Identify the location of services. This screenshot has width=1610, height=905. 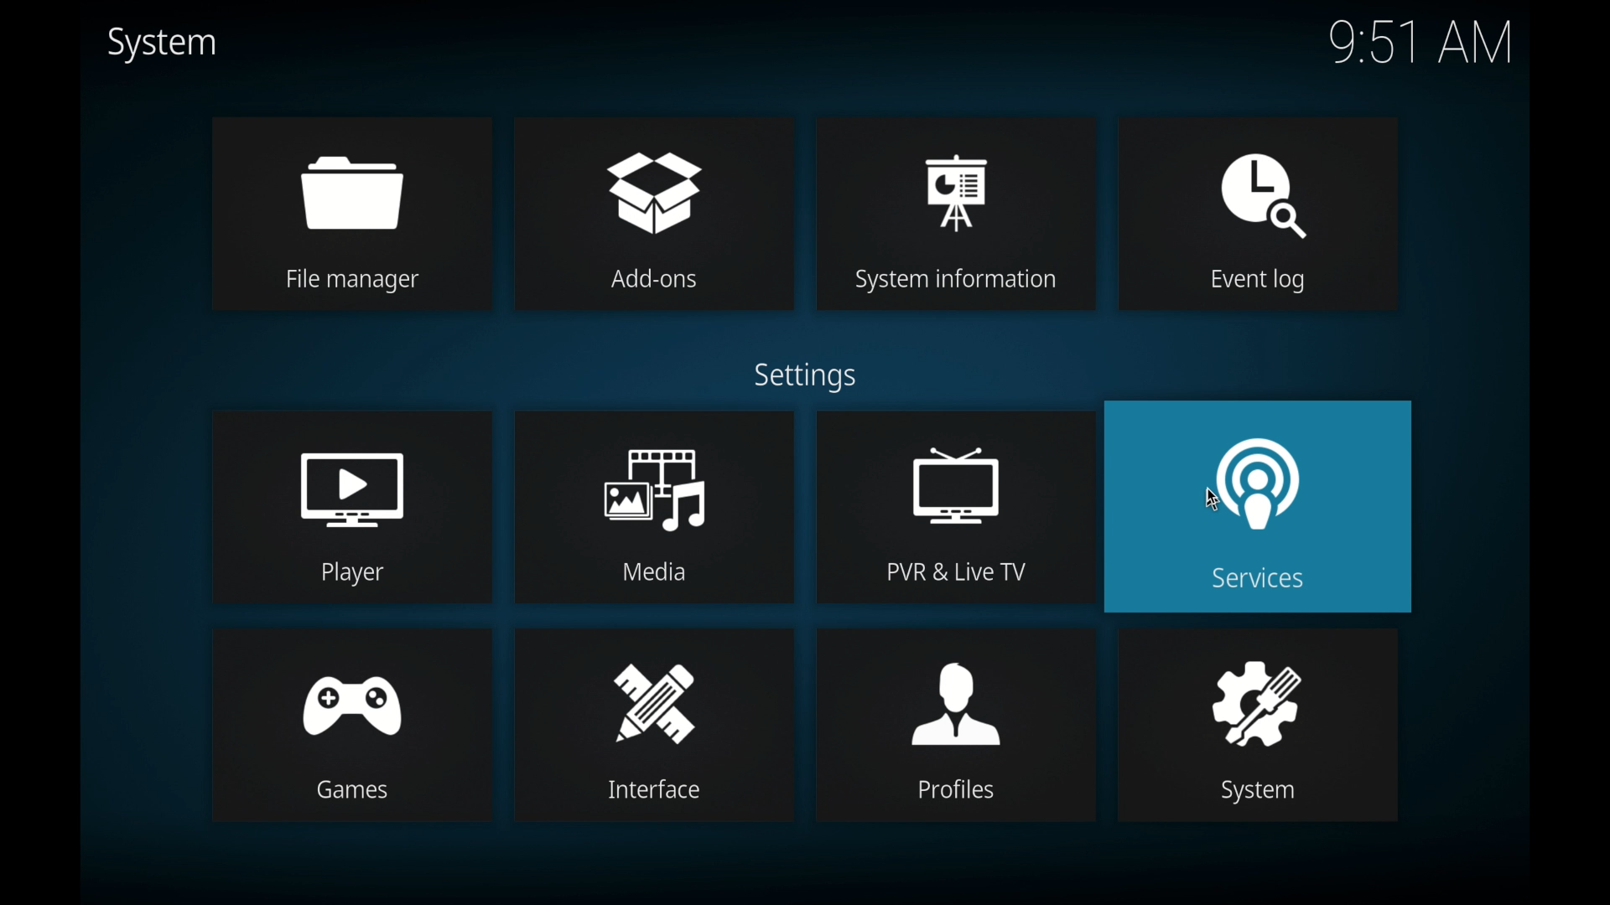
(1259, 506).